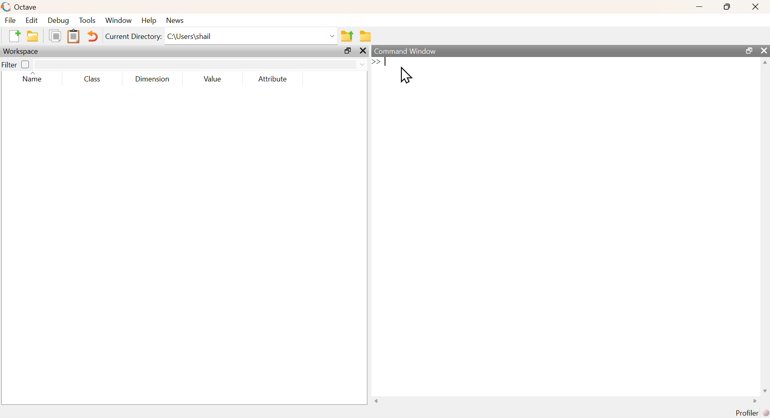 The height and width of the screenshot is (418, 770). Describe the element at coordinates (347, 34) in the screenshot. I see `One directory up` at that location.